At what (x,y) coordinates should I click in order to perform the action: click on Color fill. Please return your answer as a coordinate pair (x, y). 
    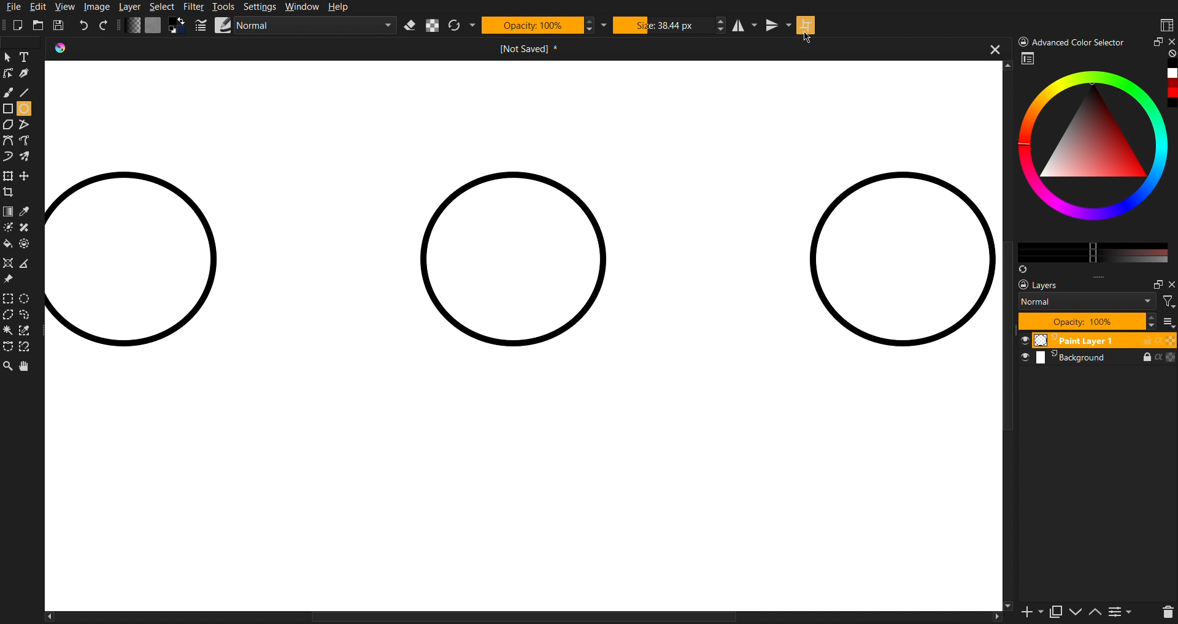
    Looking at the image, I should click on (7, 245).